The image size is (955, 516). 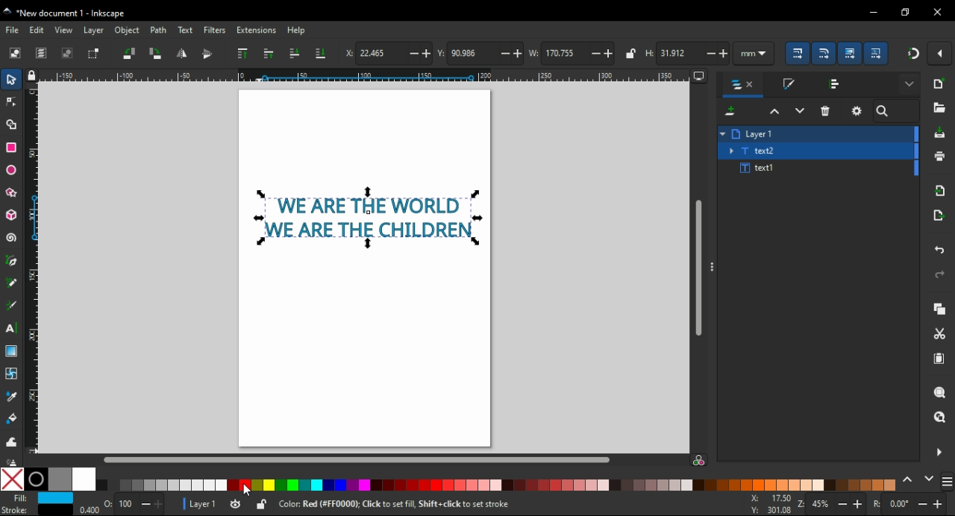 What do you see at coordinates (754, 53) in the screenshot?
I see `units` at bounding box center [754, 53].